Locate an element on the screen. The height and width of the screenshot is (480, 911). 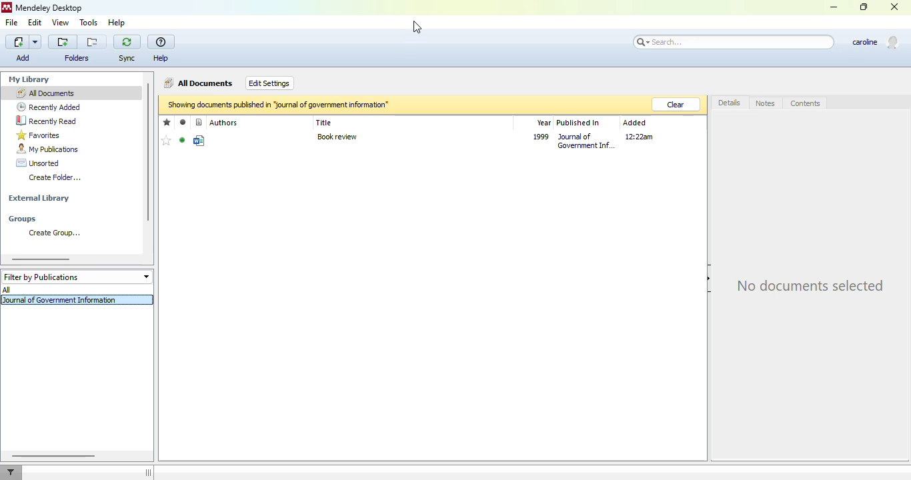
filter by publications is located at coordinates (76, 276).